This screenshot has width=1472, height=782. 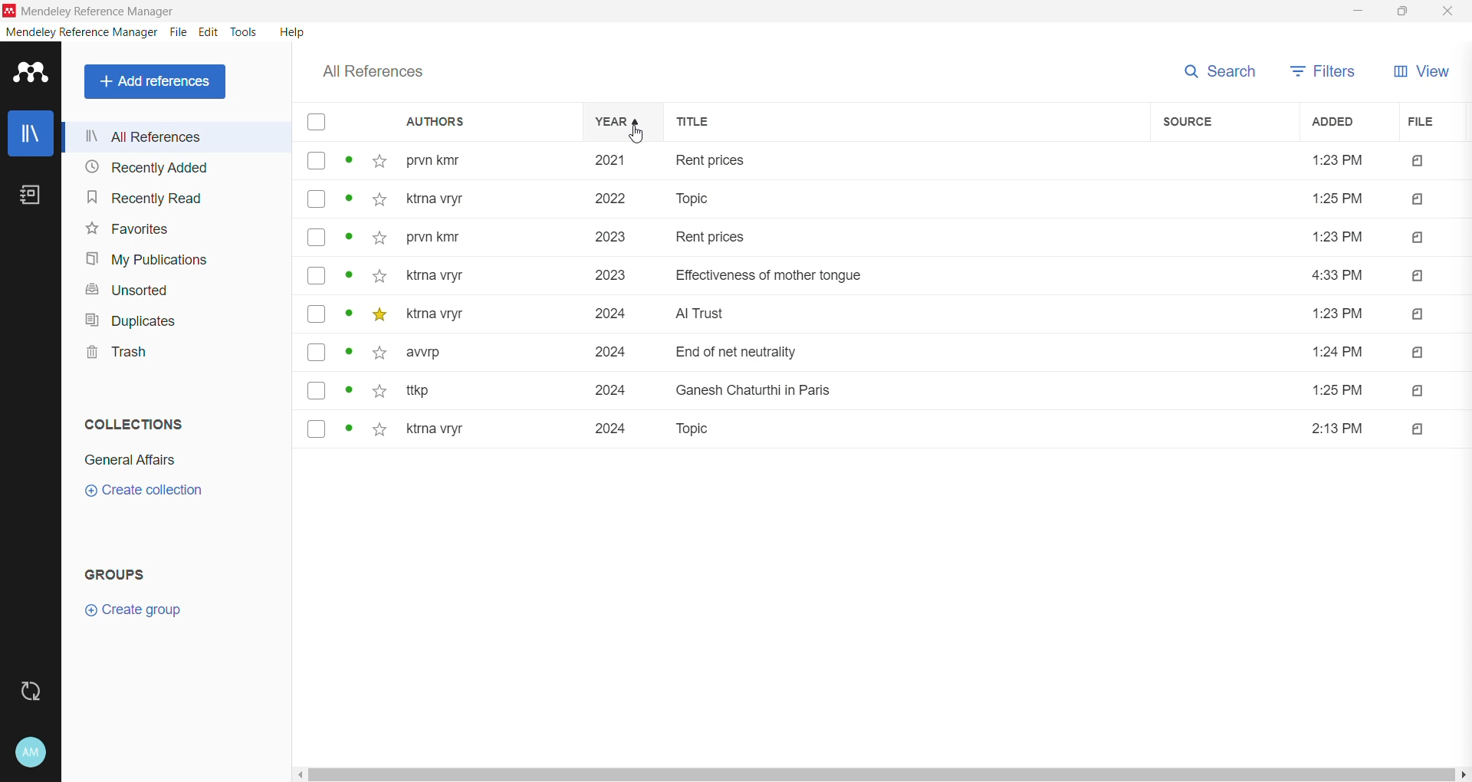 What do you see at coordinates (1359, 12) in the screenshot?
I see `Minimize` at bounding box center [1359, 12].